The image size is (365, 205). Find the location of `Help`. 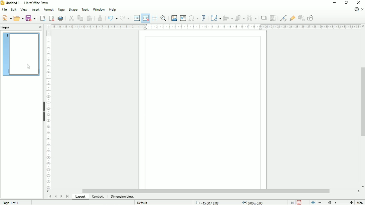

Help is located at coordinates (113, 9).